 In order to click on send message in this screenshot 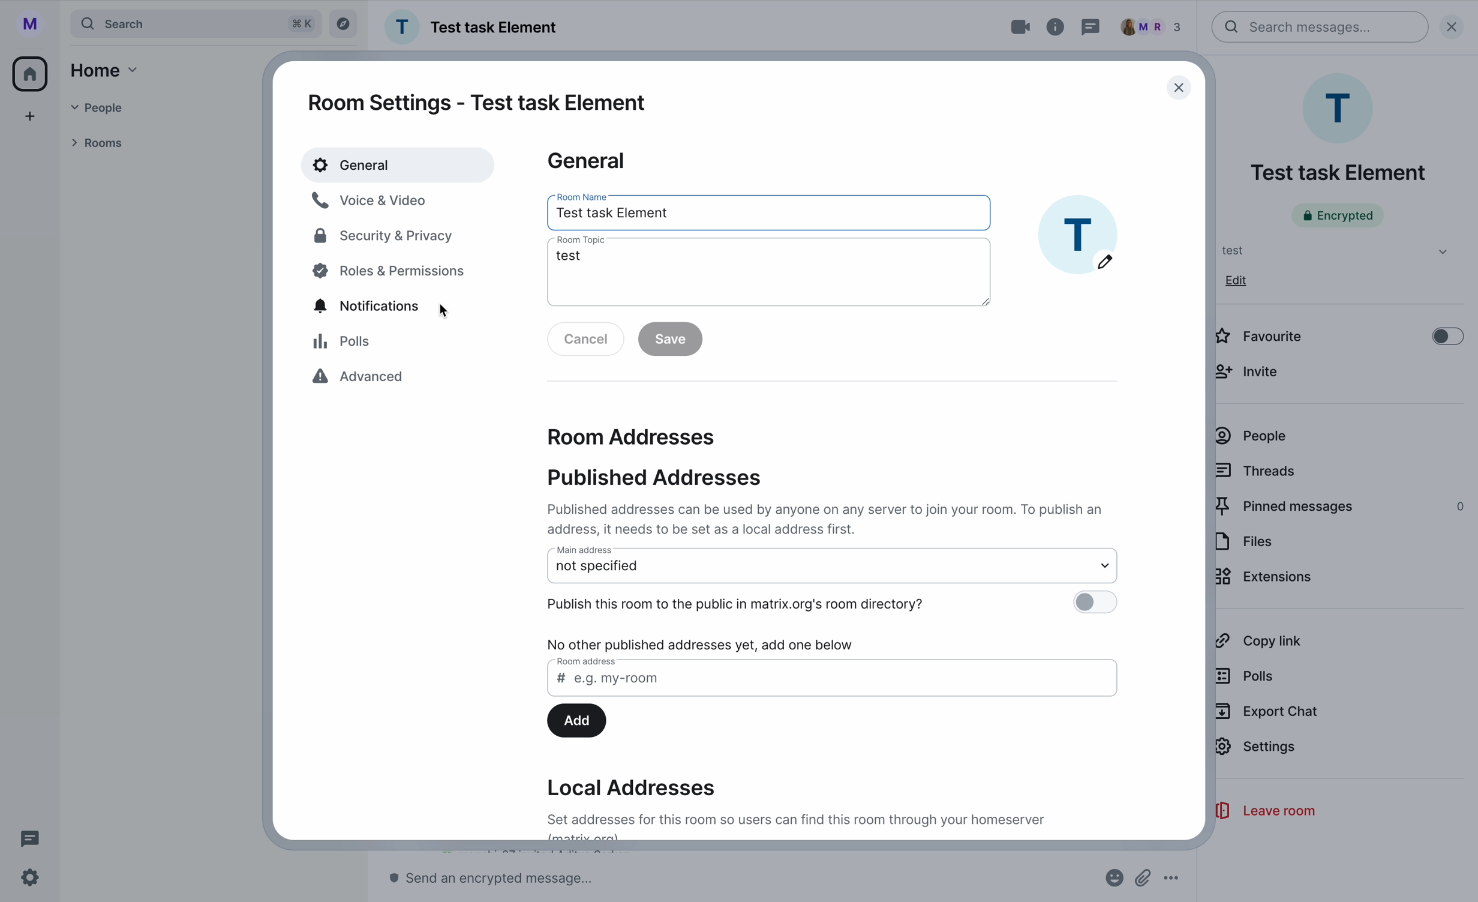, I will do `click(498, 879)`.